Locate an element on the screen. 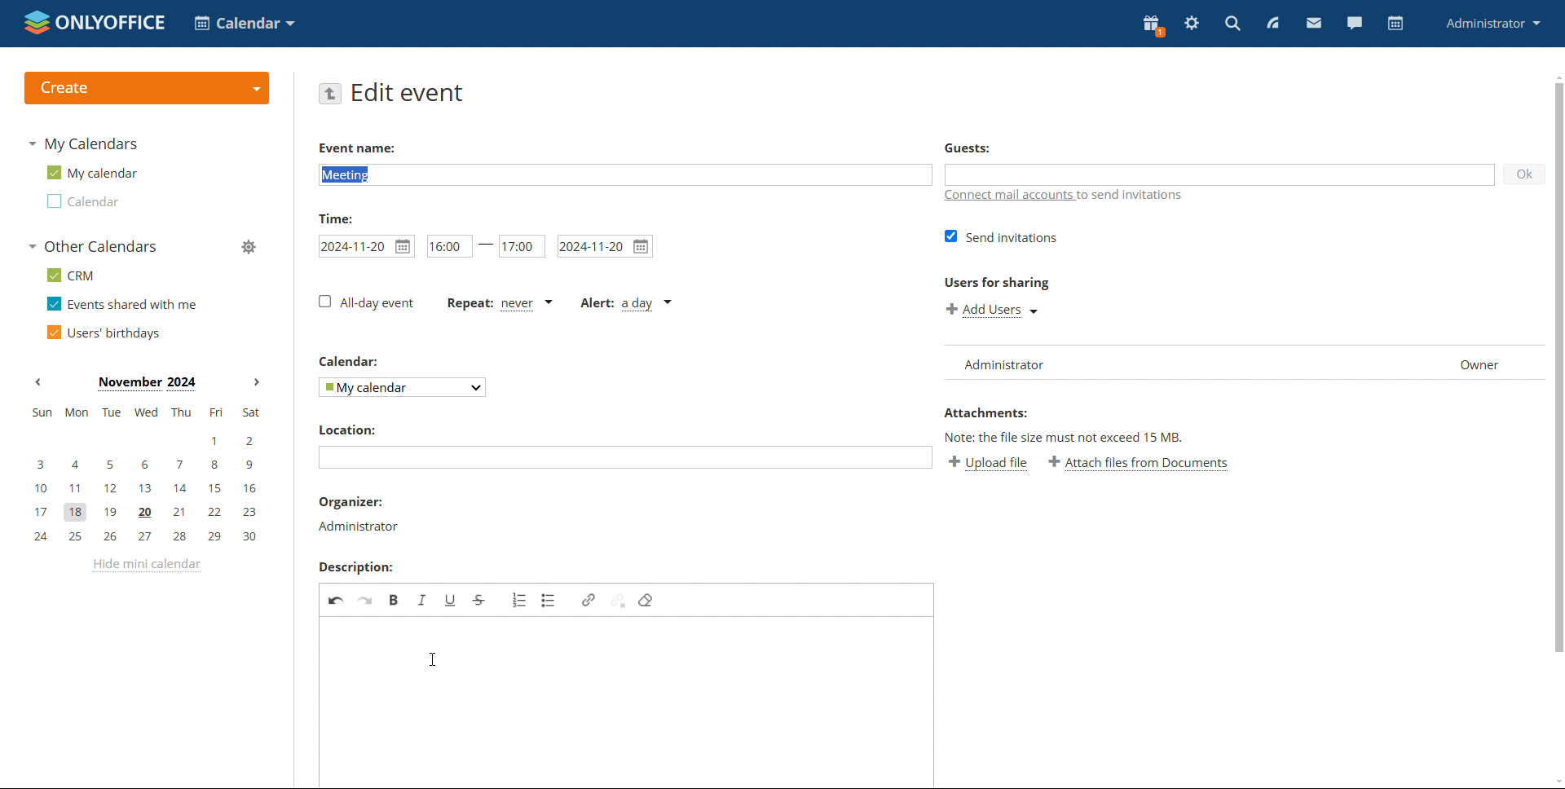 The height and width of the screenshot is (789, 1565). add guests is located at coordinates (1219, 175).